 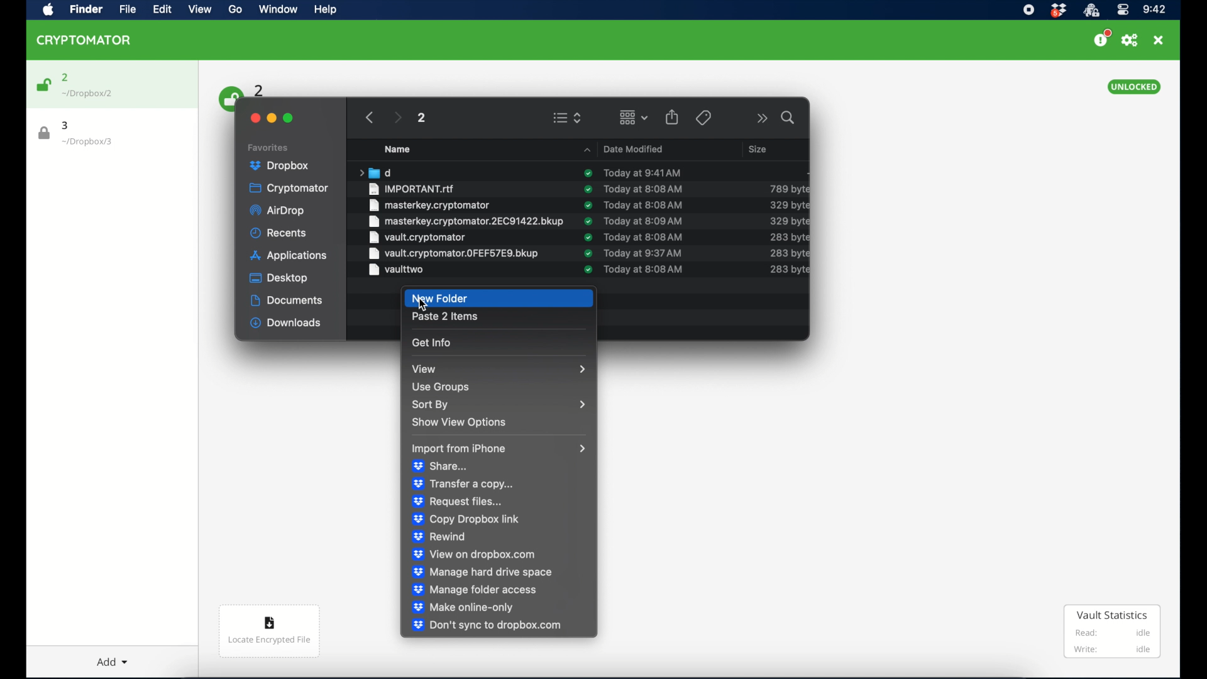 I want to click on rewind, so click(x=439, y=537).